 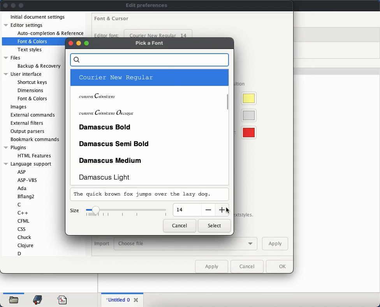 What do you see at coordinates (21, 6) in the screenshot?
I see `maximize` at bounding box center [21, 6].